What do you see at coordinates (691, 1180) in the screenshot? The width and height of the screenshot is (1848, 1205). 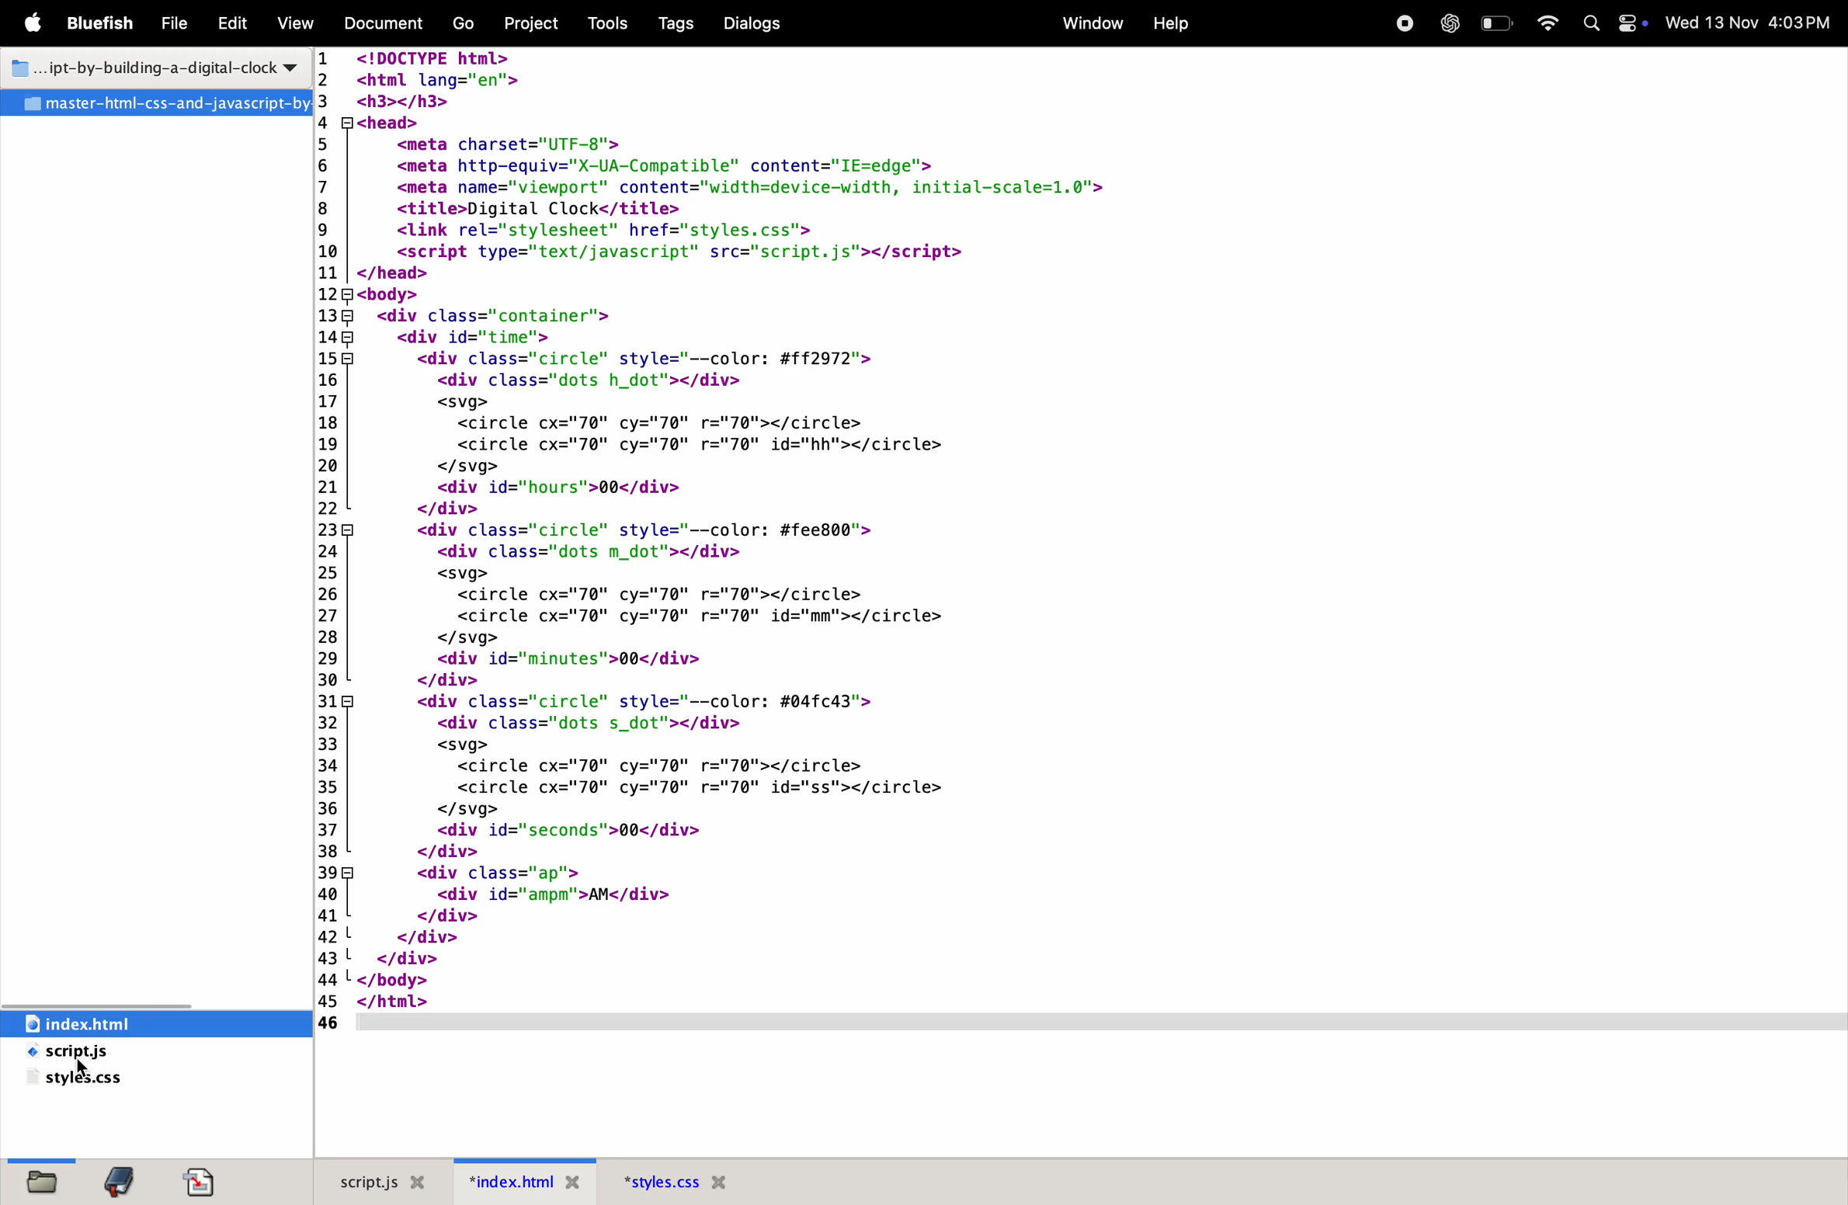 I see `Style.css` at bounding box center [691, 1180].